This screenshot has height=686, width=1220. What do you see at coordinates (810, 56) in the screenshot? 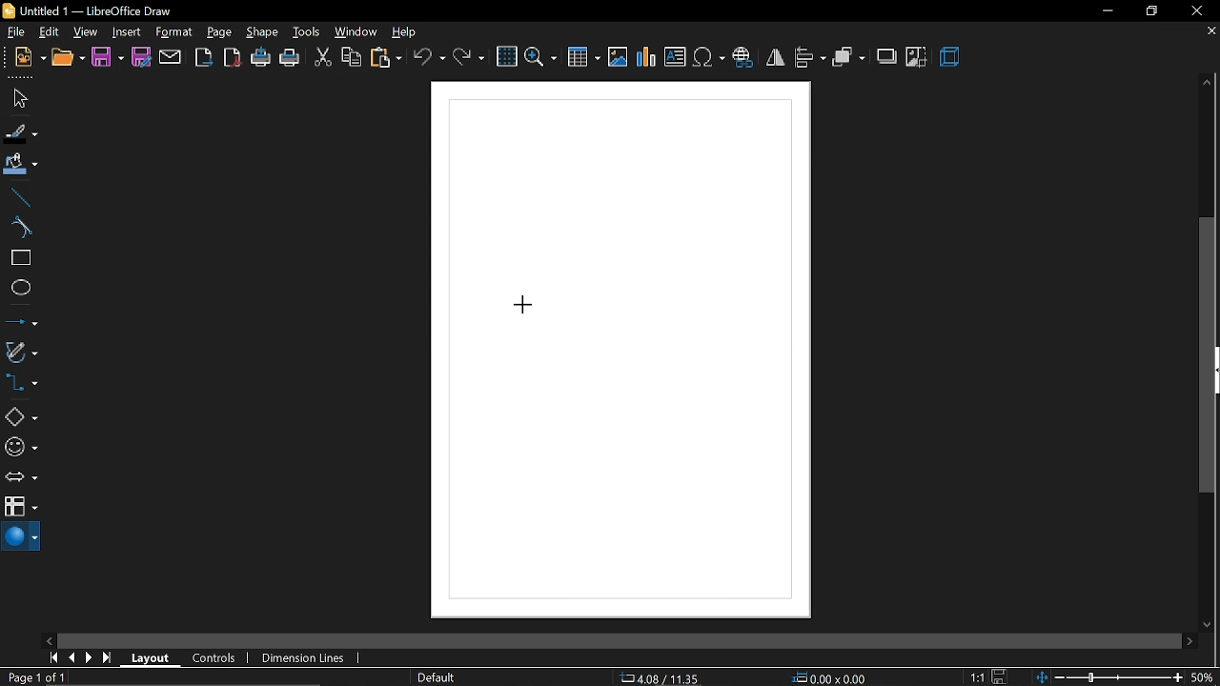
I see `align` at bounding box center [810, 56].